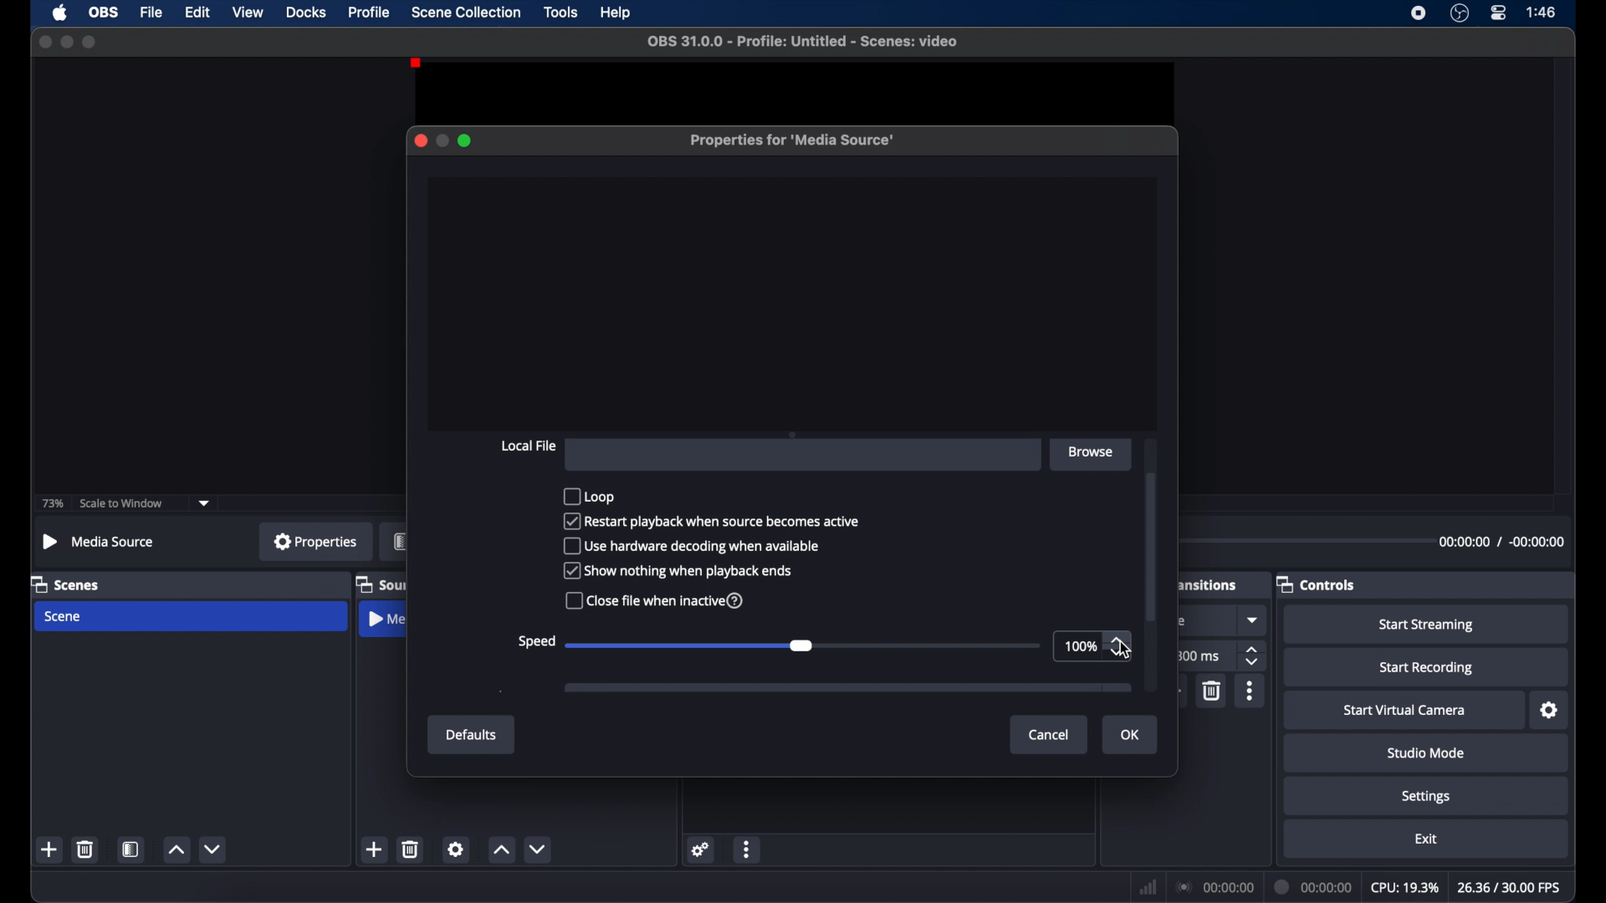 The image size is (1606, 903). I want to click on settings, so click(1427, 798).